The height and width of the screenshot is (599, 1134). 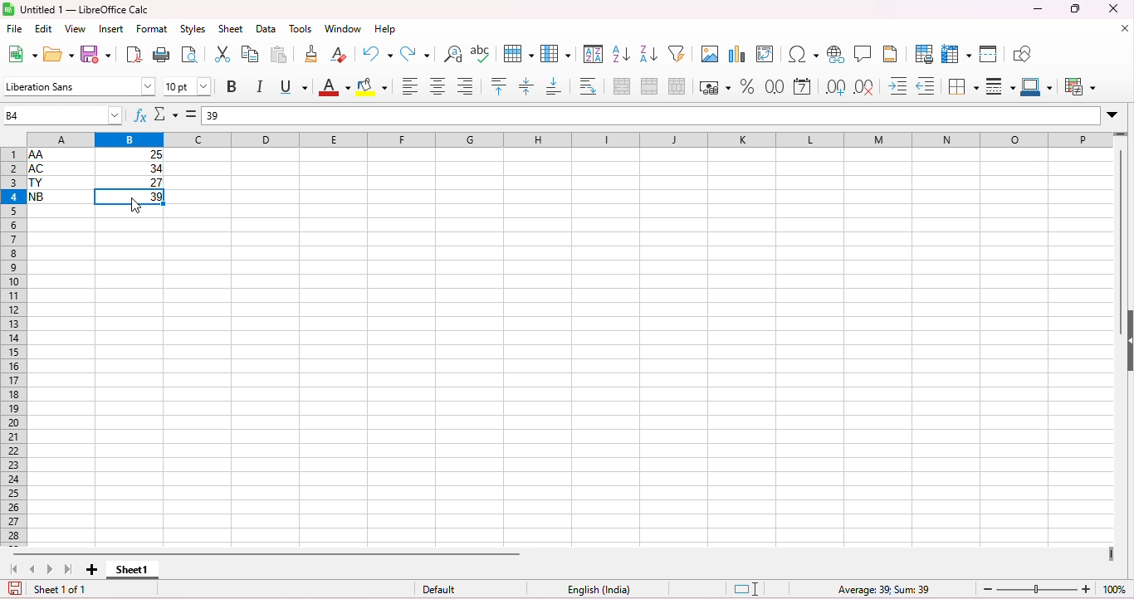 I want to click on new, so click(x=22, y=53).